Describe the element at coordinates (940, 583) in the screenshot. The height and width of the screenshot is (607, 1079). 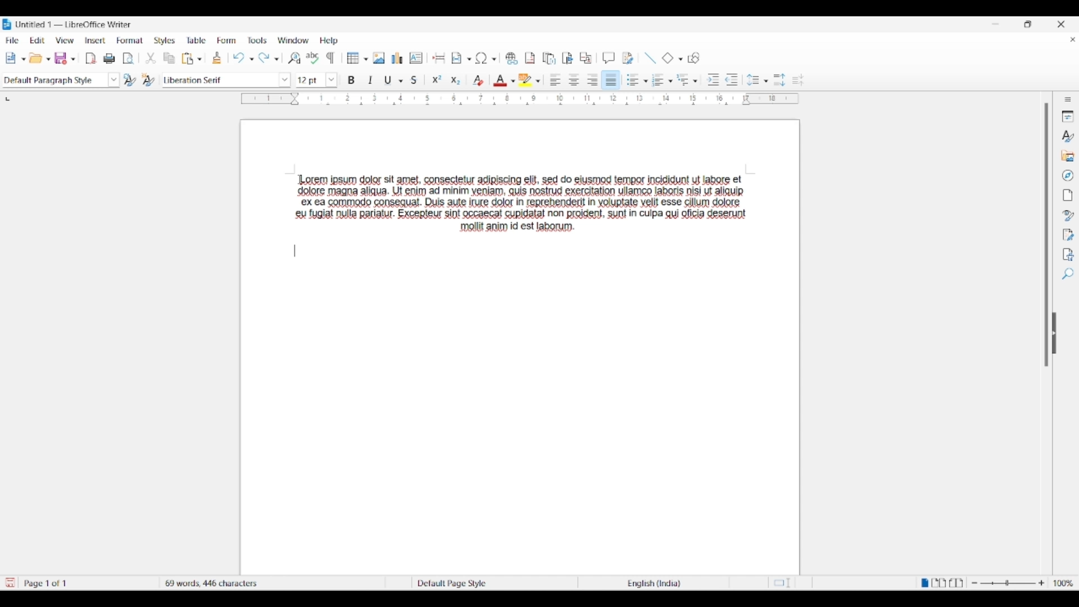
I see `Multiple page view` at that location.